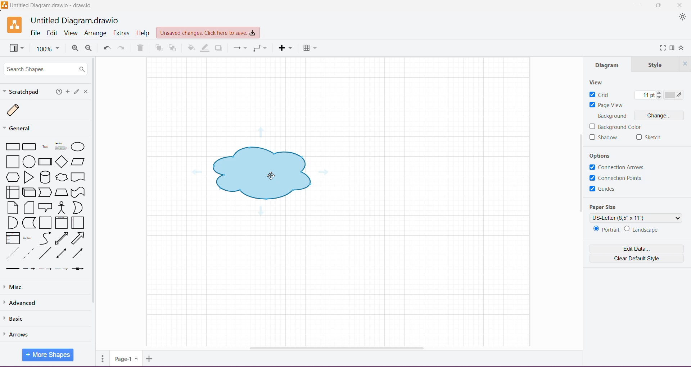  Describe the element at coordinates (150, 358) in the screenshot. I see `Insert Page` at that location.